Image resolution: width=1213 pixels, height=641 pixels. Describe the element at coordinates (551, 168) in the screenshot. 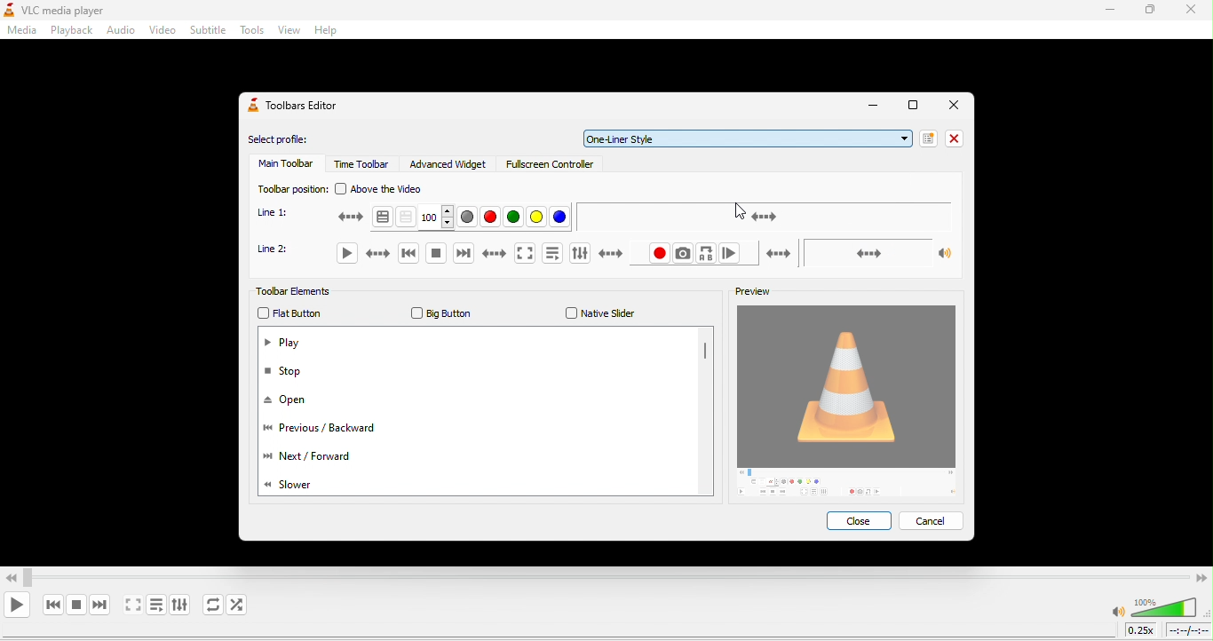

I see `fullscreen controller` at that location.